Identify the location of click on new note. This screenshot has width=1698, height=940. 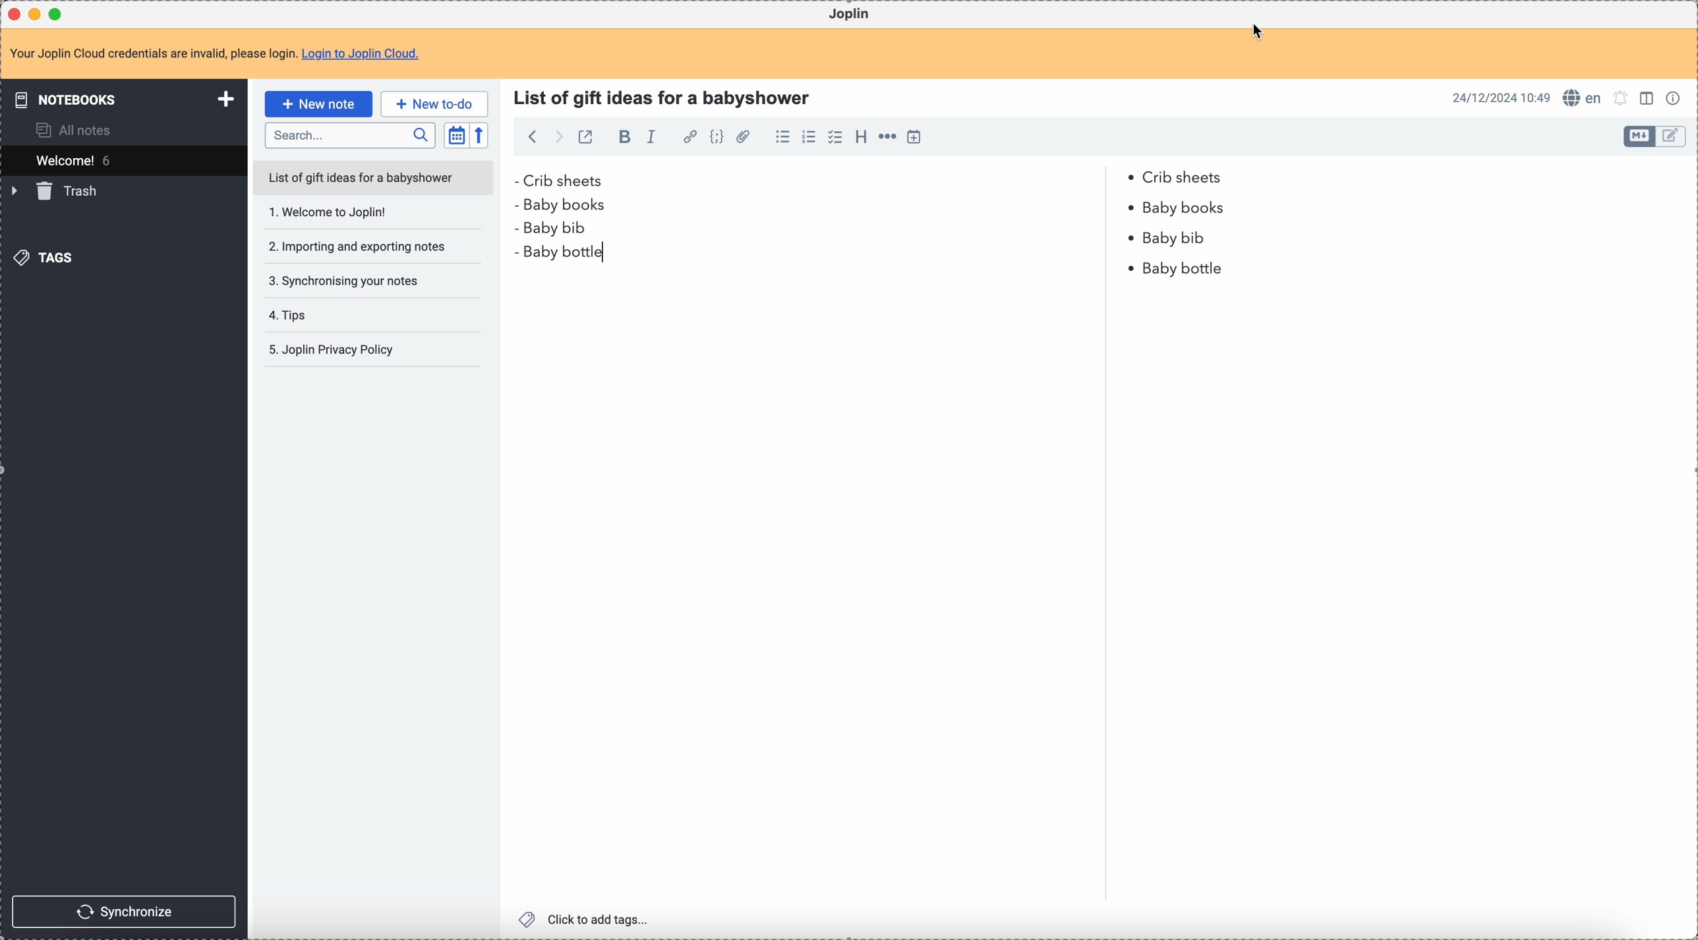
(318, 104).